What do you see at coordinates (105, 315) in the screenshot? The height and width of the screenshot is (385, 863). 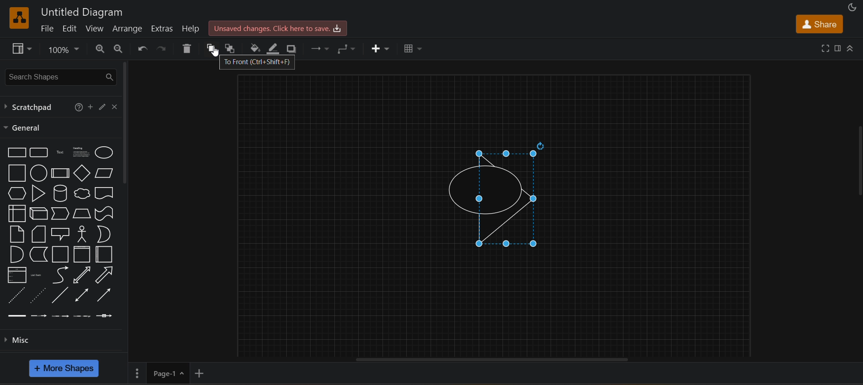 I see `connector with symbol` at bounding box center [105, 315].